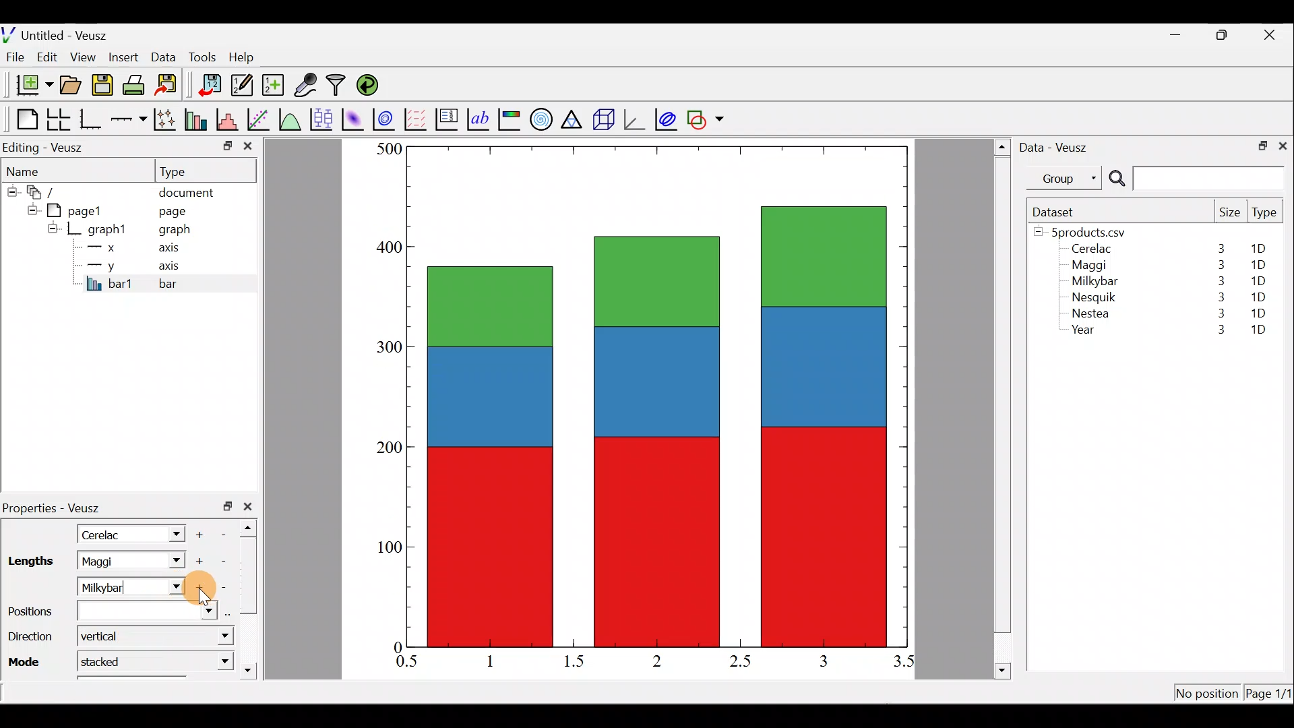 Image resolution: width=1294 pixels, height=728 pixels. Describe the element at coordinates (201, 590) in the screenshot. I see `Cursor` at that location.